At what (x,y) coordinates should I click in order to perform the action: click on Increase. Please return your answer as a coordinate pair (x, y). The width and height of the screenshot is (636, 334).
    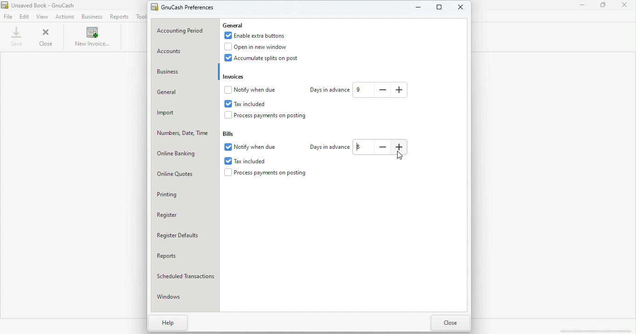
    Looking at the image, I should click on (401, 148).